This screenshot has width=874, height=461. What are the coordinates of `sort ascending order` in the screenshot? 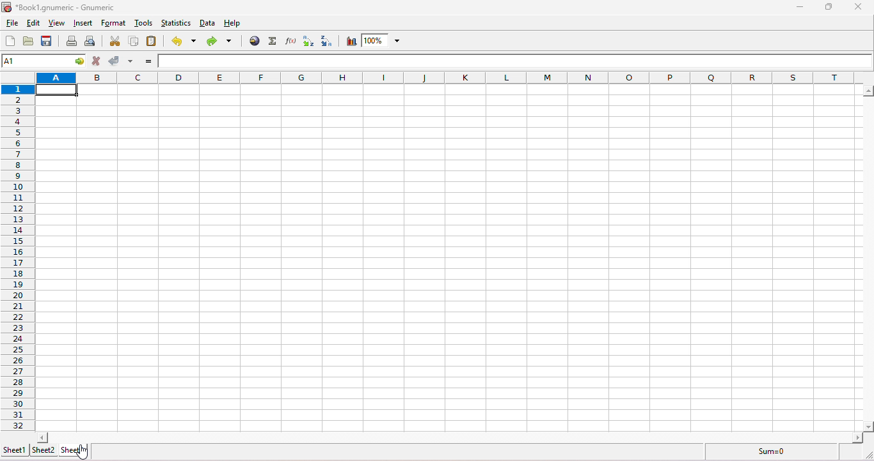 It's located at (306, 40).